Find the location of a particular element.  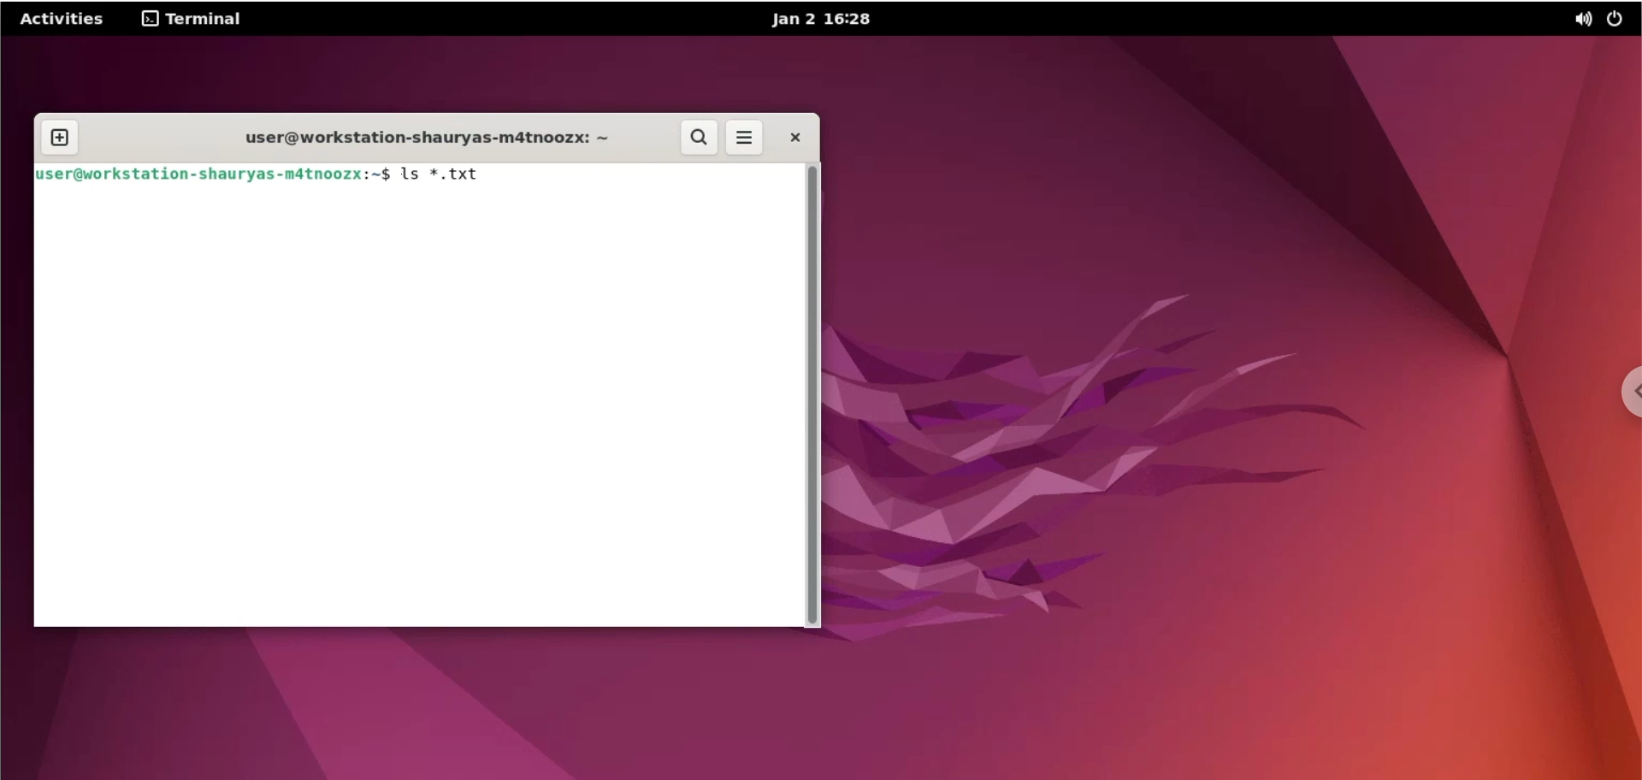

new tab is located at coordinates (62, 135).